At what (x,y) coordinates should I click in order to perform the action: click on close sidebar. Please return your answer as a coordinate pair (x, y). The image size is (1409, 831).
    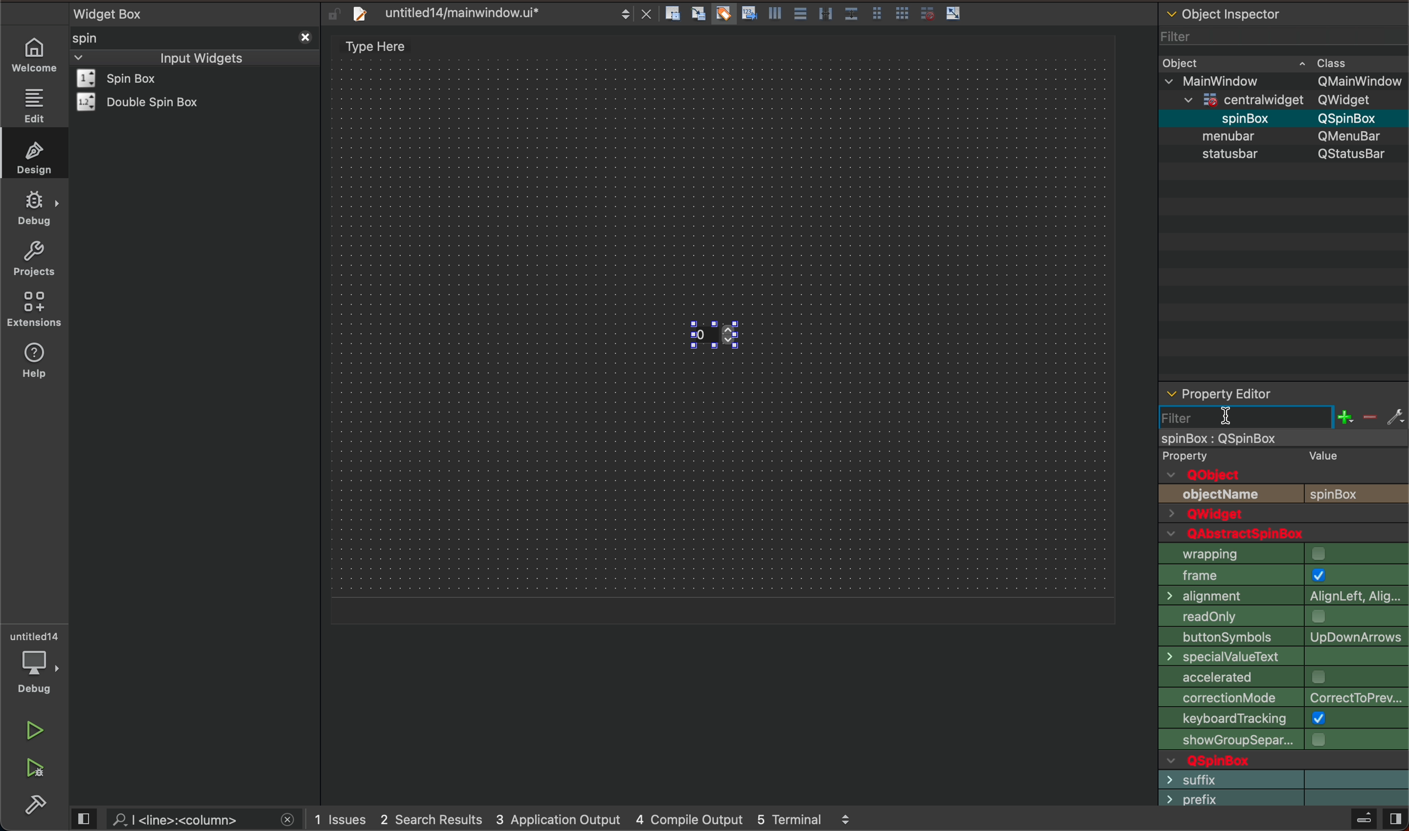
    Looking at the image, I should click on (1376, 819).